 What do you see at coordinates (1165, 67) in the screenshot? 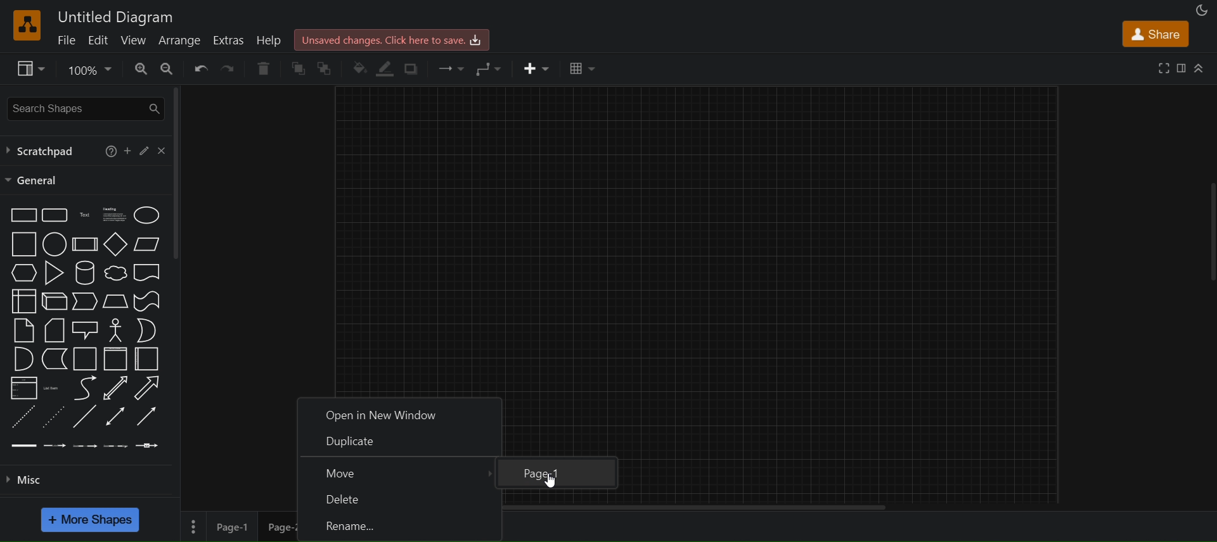
I see `full screen` at bounding box center [1165, 67].